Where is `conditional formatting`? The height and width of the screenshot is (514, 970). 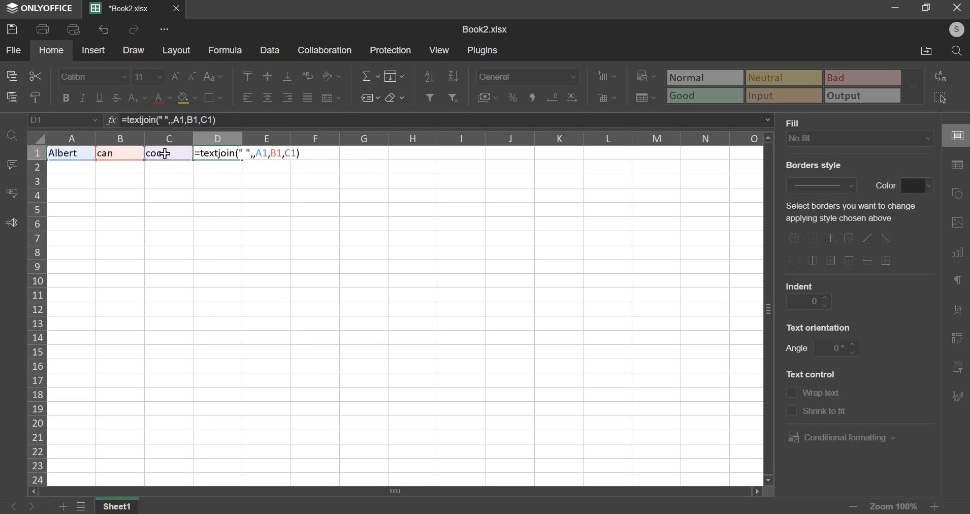 conditional formatting is located at coordinates (839, 437).